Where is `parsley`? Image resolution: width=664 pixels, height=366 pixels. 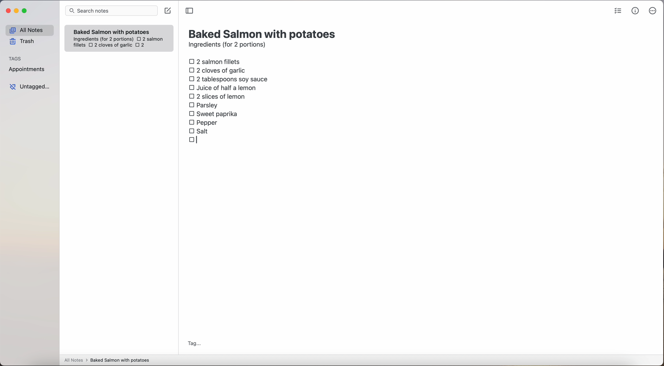 parsley is located at coordinates (203, 105).